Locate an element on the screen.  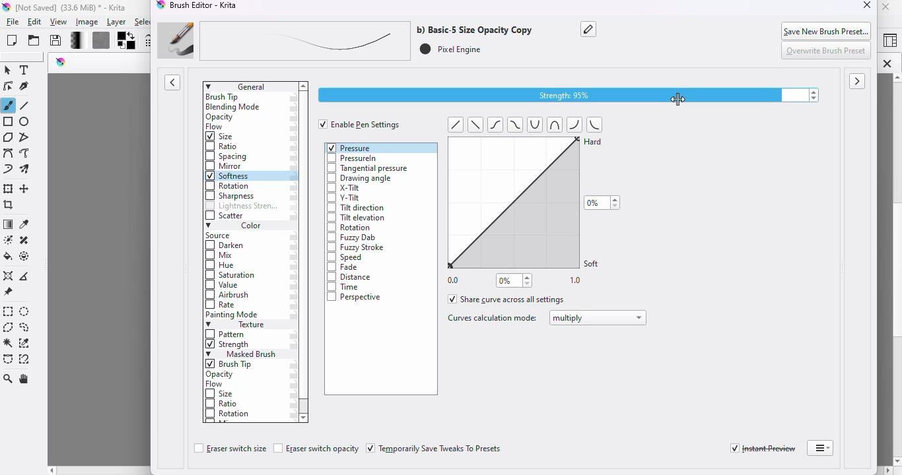
vertical scroll bar is located at coordinates (304, 406).